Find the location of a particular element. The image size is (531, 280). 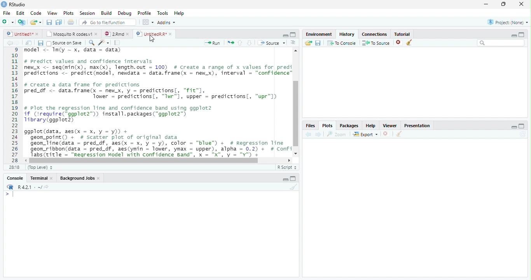

Back is located at coordinates (307, 135).